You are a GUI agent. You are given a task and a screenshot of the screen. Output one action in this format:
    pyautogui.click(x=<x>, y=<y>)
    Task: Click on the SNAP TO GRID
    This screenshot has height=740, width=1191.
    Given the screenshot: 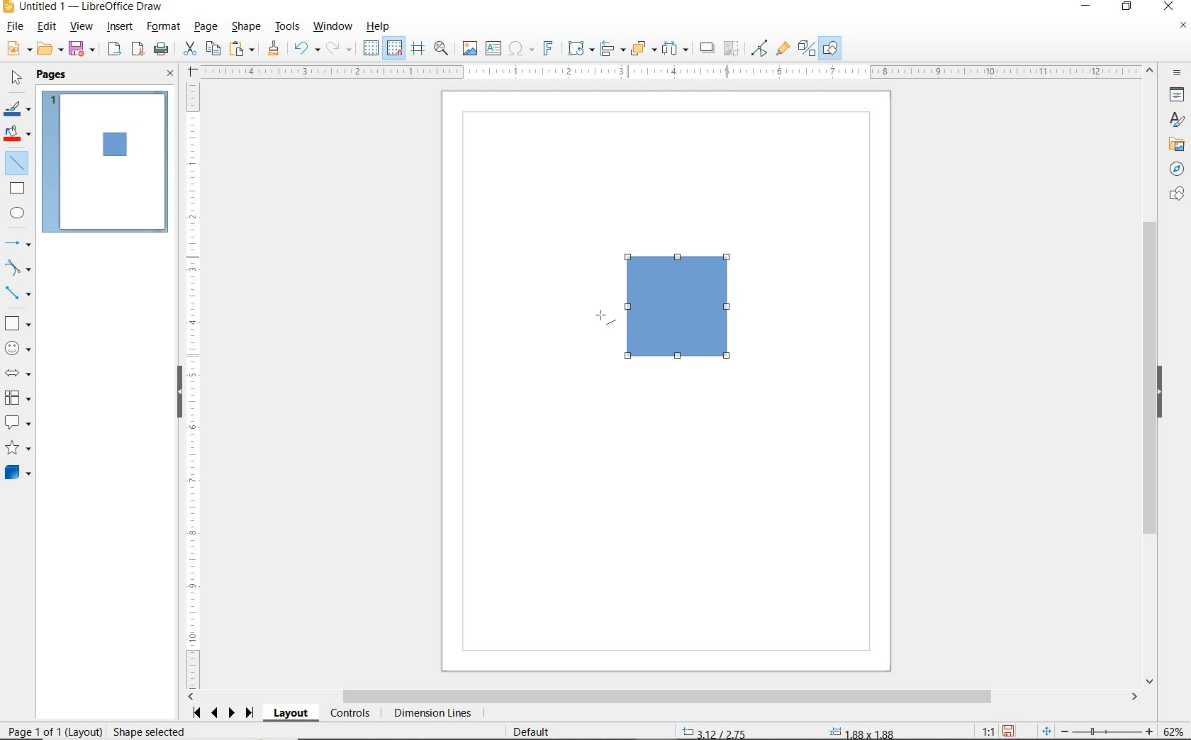 What is the action you would take?
    pyautogui.click(x=395, y=48)
    